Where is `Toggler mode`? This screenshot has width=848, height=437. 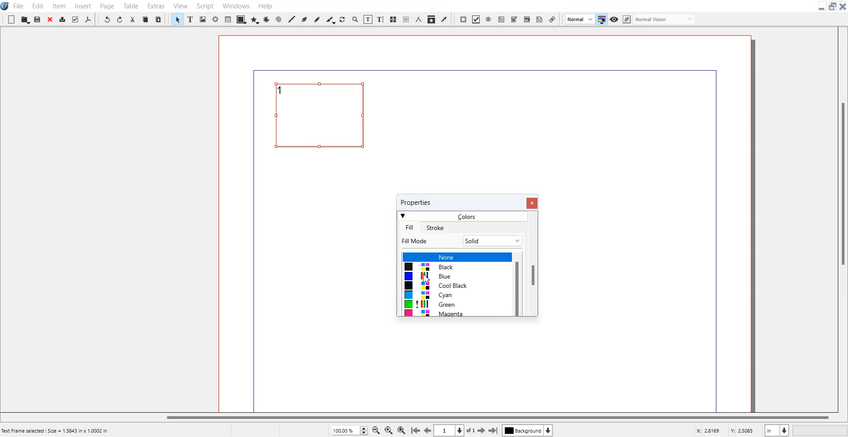
Toggler mode is located at coordinates (601, 19).